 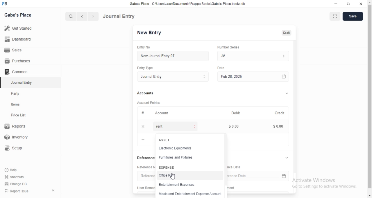 I want to click on Setup, so click(x=16, y=148).